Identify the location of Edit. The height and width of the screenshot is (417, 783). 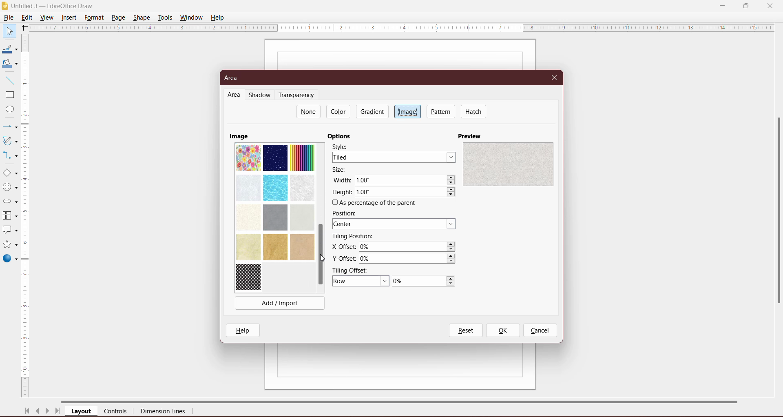
(29, 17).